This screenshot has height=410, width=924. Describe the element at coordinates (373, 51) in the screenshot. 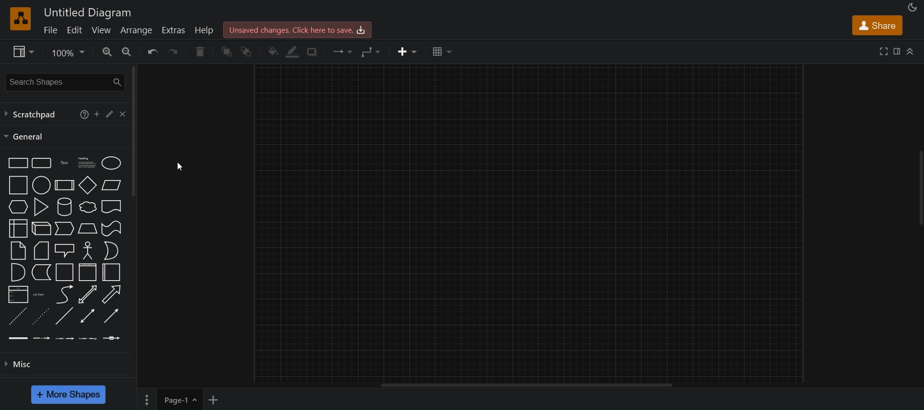

I see `waypoints` at that location.